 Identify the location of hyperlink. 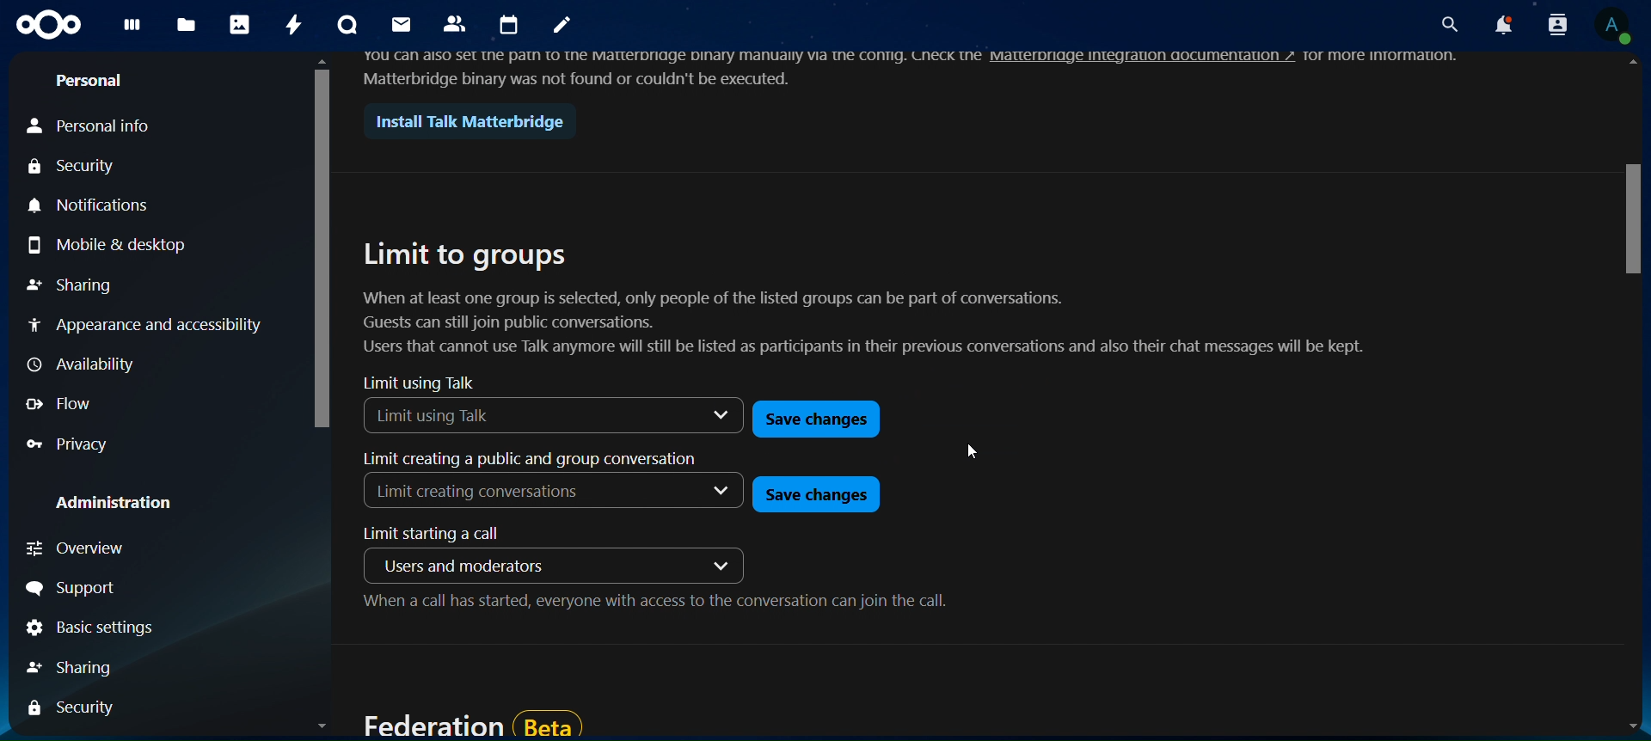
(1144, 56).